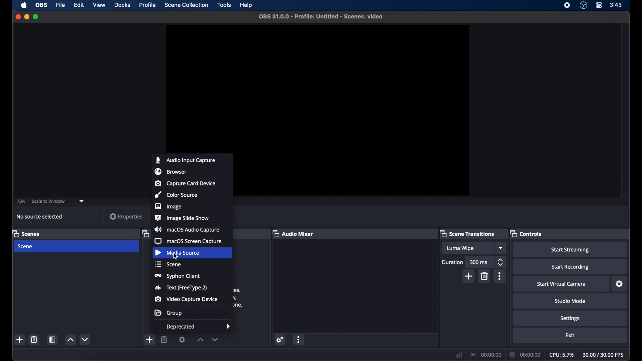 The width and height of the screenshot is (642, 361). Describe the element at coordinates (486, 355) in the screenshot. I see `00:00:00` at that location.